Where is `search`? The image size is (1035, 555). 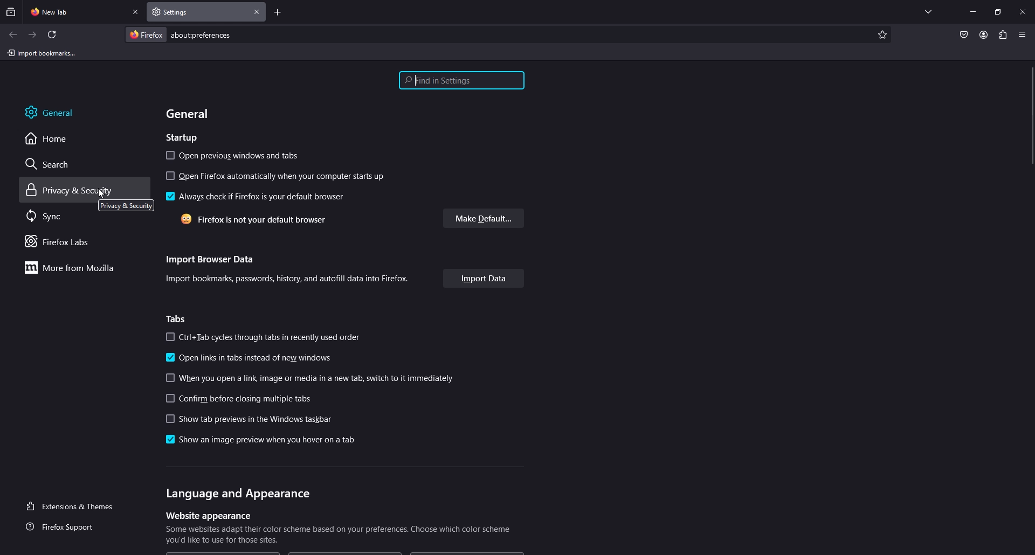 search is located at coordinates (57, 164).